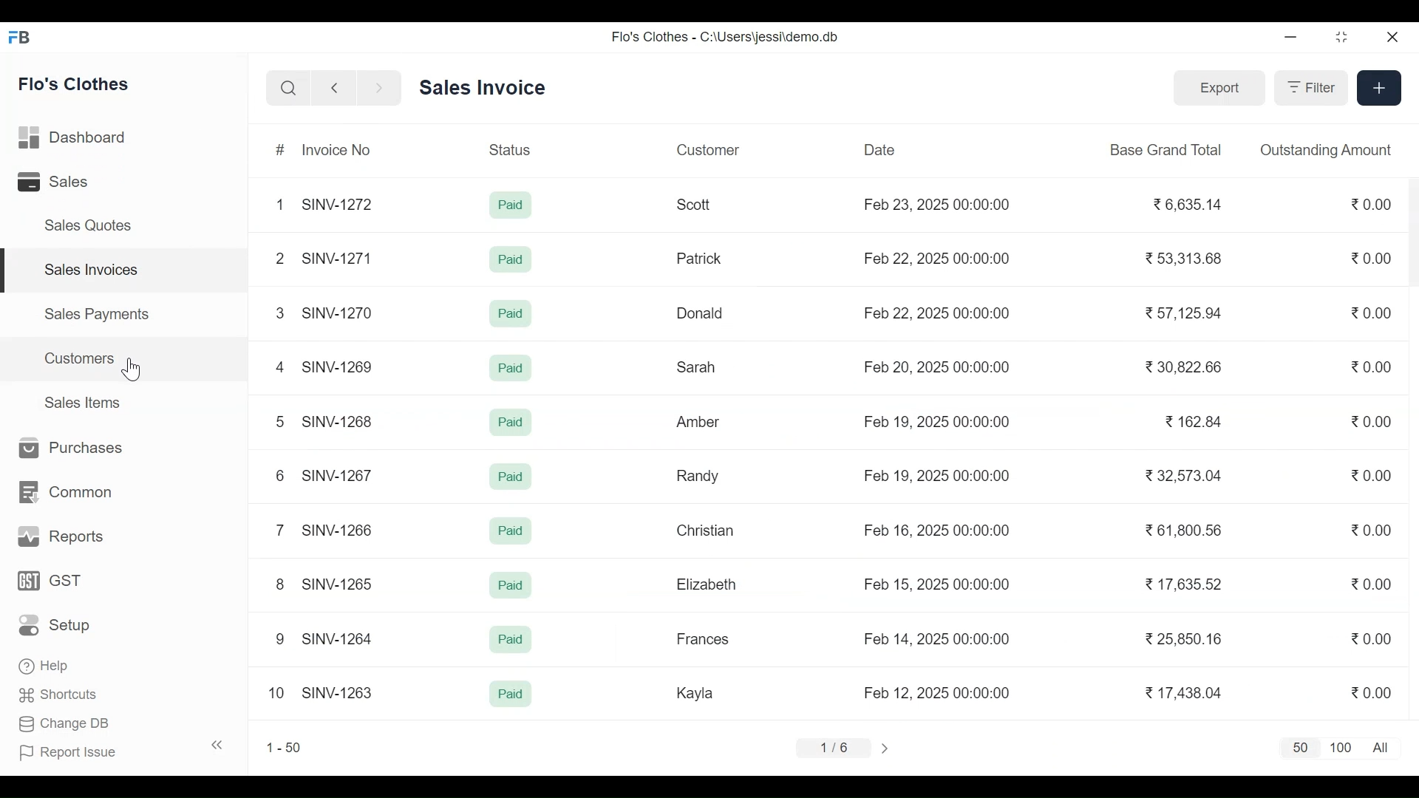 Image resolution: width=1419 pixels, height=798 pixels. Describe the element at coordinates (1371, 692) in the screenshot. I see `0.00` at that location.